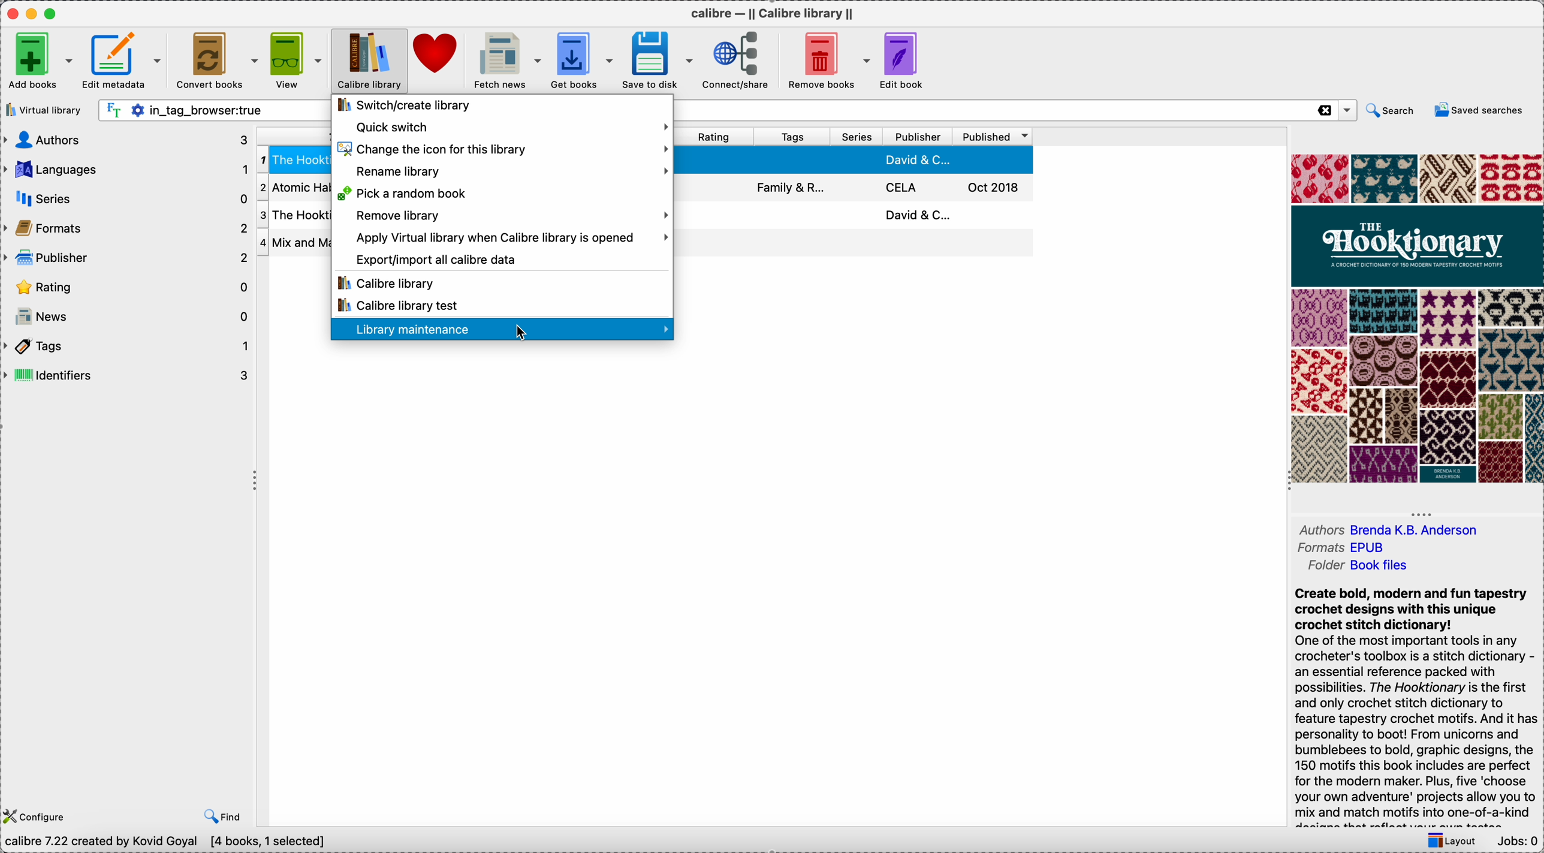 Image resolution: width=1544 pixels, height=853 pixels. Describe the element at coordinates (505, 150) in the screenshot. I see `change the icon for this library` at that location.